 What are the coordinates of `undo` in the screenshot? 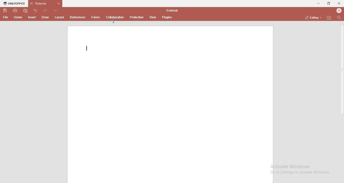 It's located at (36, 11).